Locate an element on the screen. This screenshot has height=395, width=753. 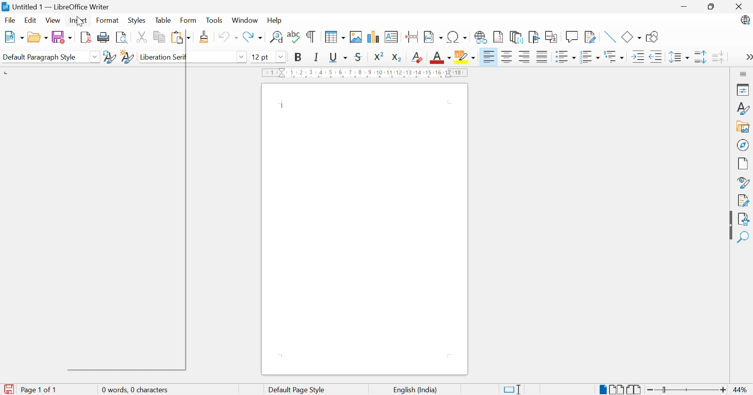
Basic shapes is located at coordinates (631, 38).